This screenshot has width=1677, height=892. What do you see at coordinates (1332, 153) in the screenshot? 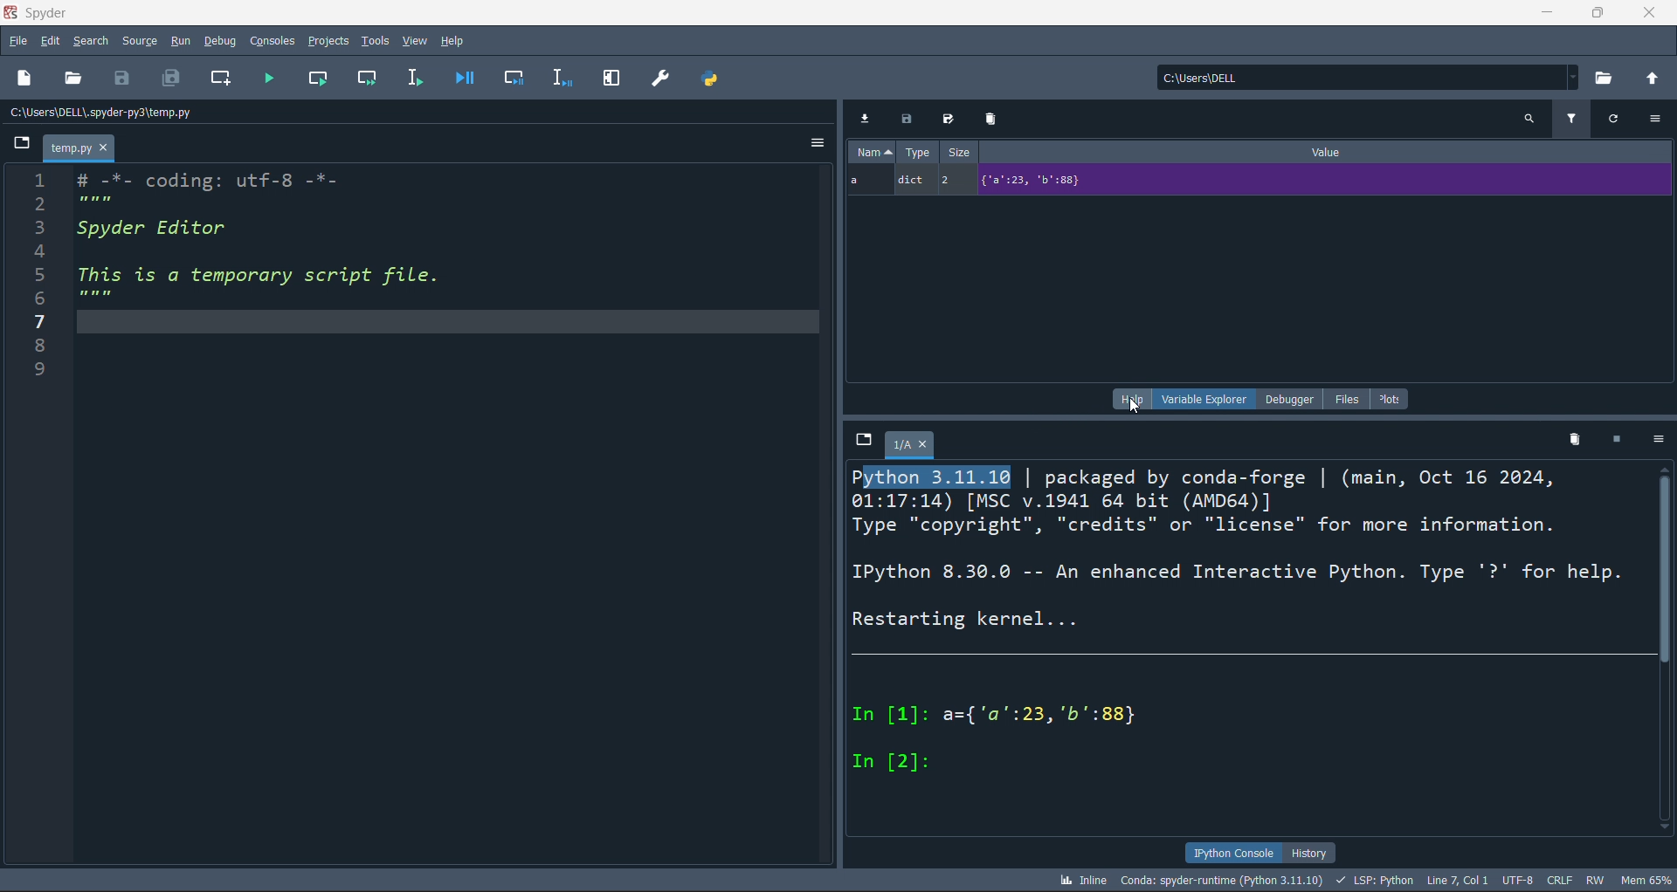
I see `value` at bounding box center [1332, 153].